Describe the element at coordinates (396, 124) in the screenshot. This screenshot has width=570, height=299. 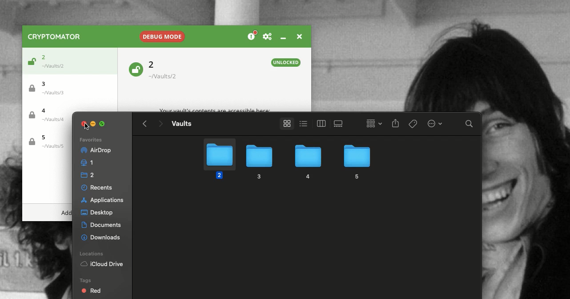
I see `Share` at that location.